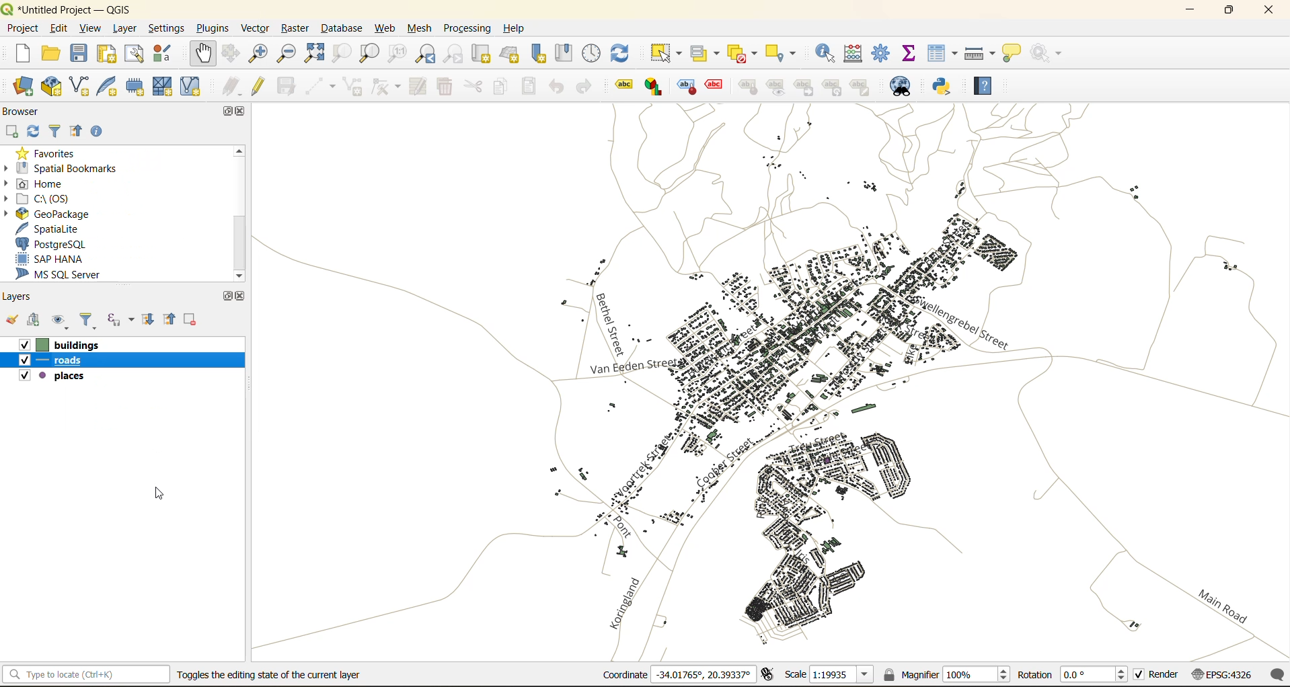 The height and width of the screenshot is (687, 1290). Describe the element at coordinates (656, 87) in the screenshot. I see `layer diagram options` at that location.